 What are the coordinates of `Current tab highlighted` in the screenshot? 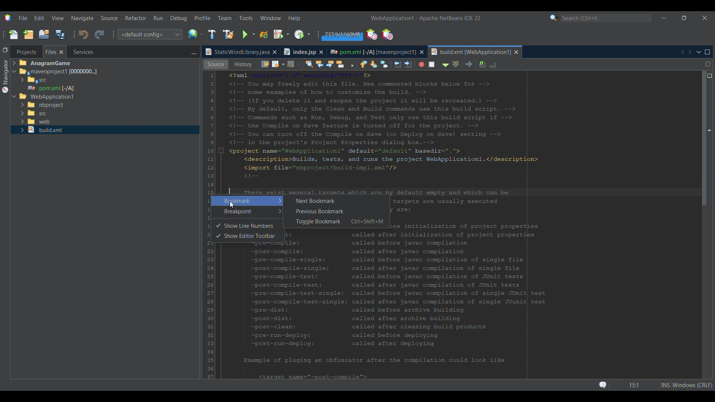 It's located at (236, 52).